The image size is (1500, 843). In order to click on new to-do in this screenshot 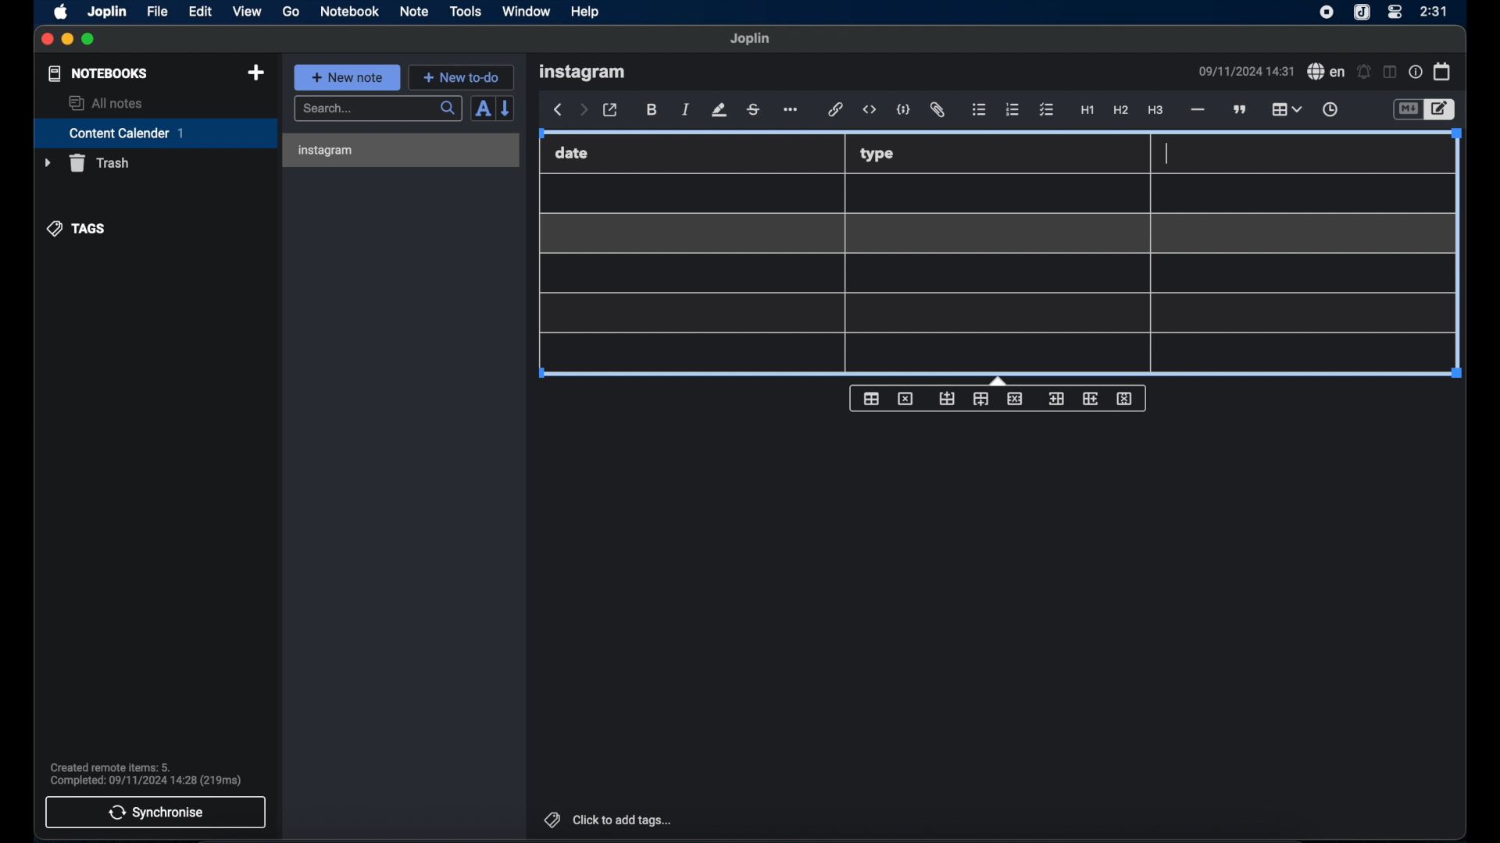, I will do `click(461, 77)`.